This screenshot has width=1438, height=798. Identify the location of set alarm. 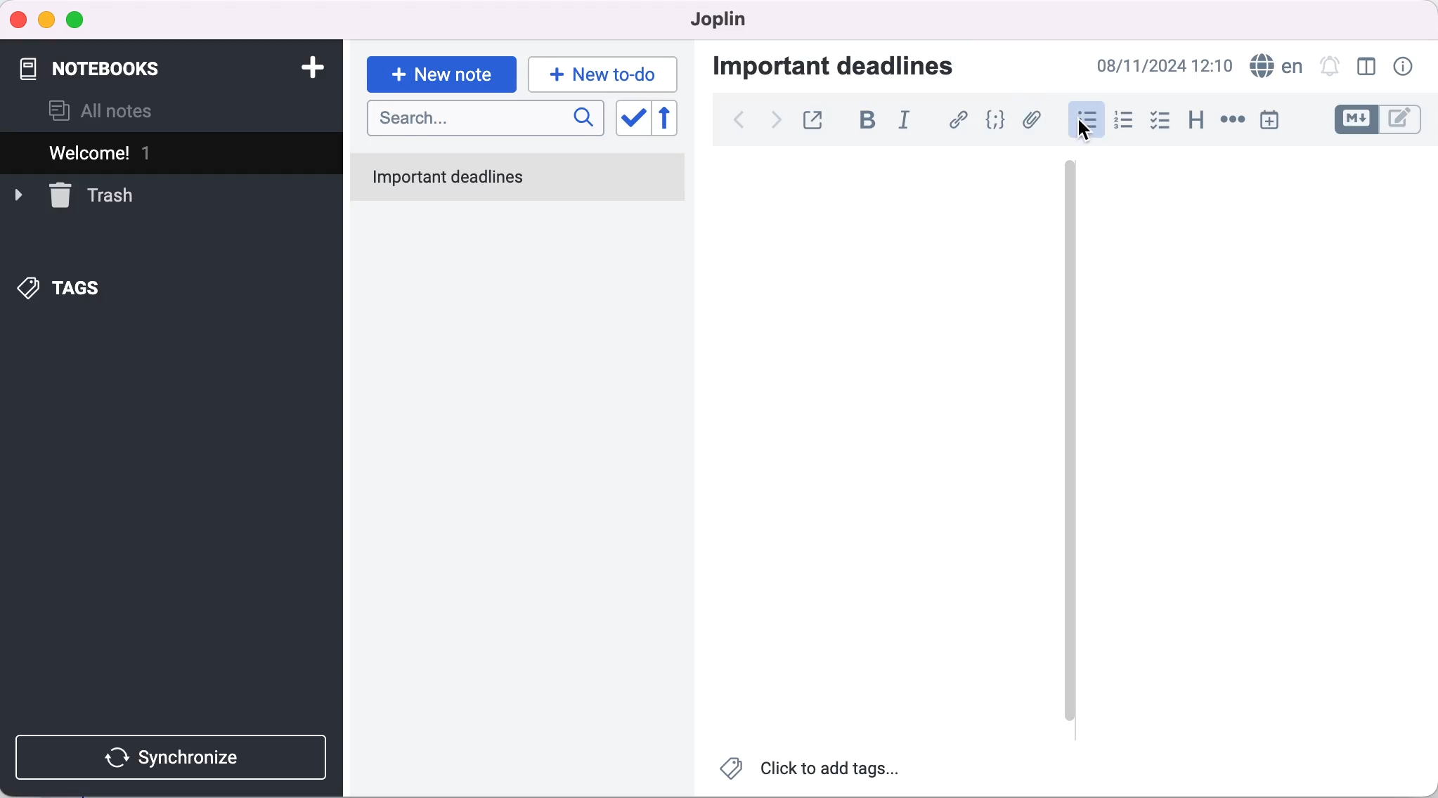
(1326, 67).